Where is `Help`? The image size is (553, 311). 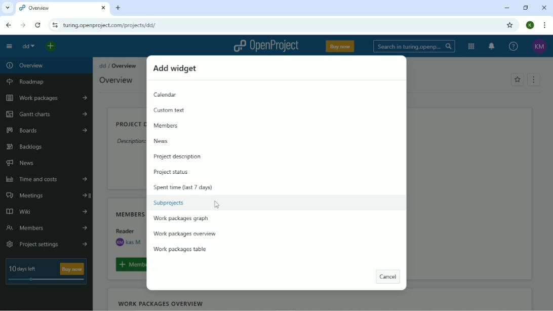 Help is located at coordinates (513, 46).